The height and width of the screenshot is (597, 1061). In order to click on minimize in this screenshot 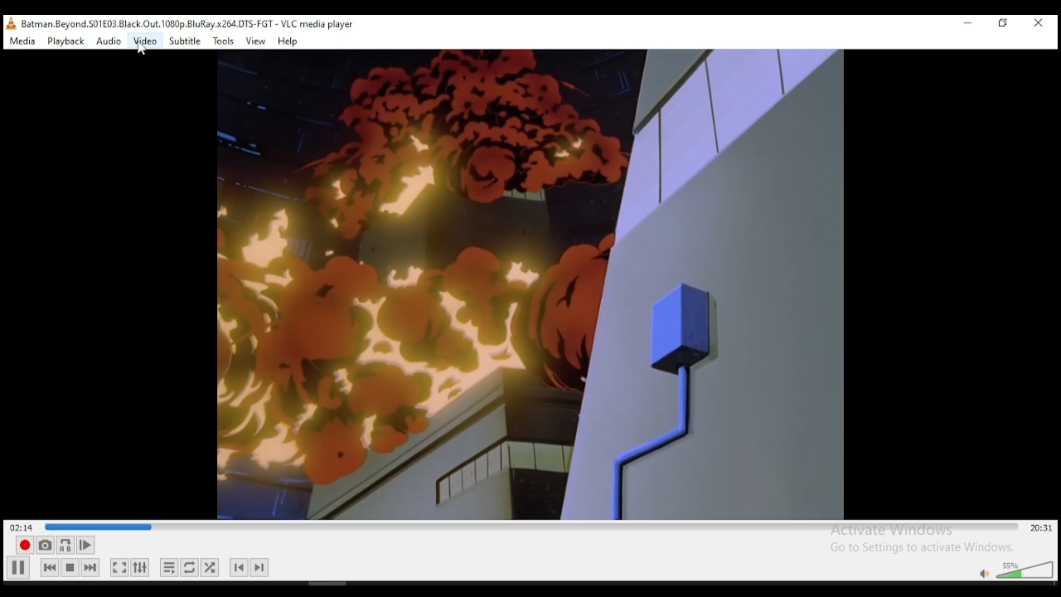, I will do `click(964, 25)`.